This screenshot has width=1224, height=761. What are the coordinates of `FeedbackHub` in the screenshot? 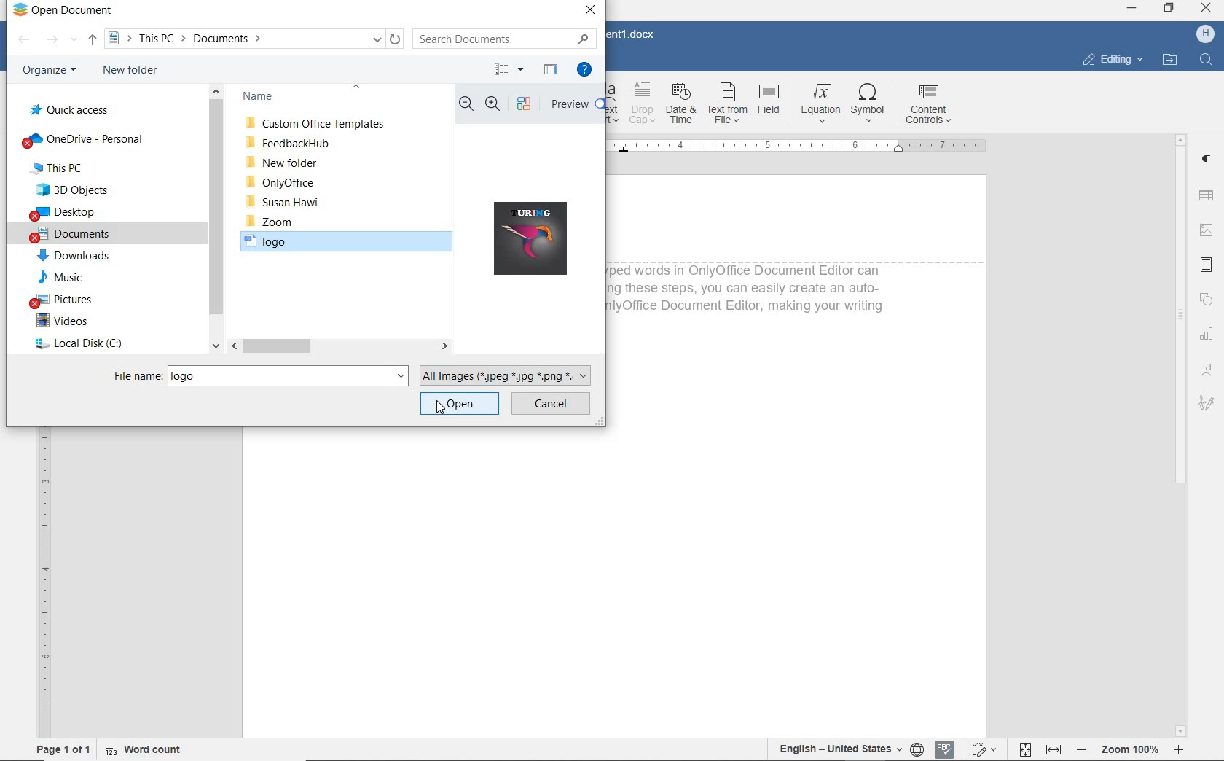 It's located at (288, 143).